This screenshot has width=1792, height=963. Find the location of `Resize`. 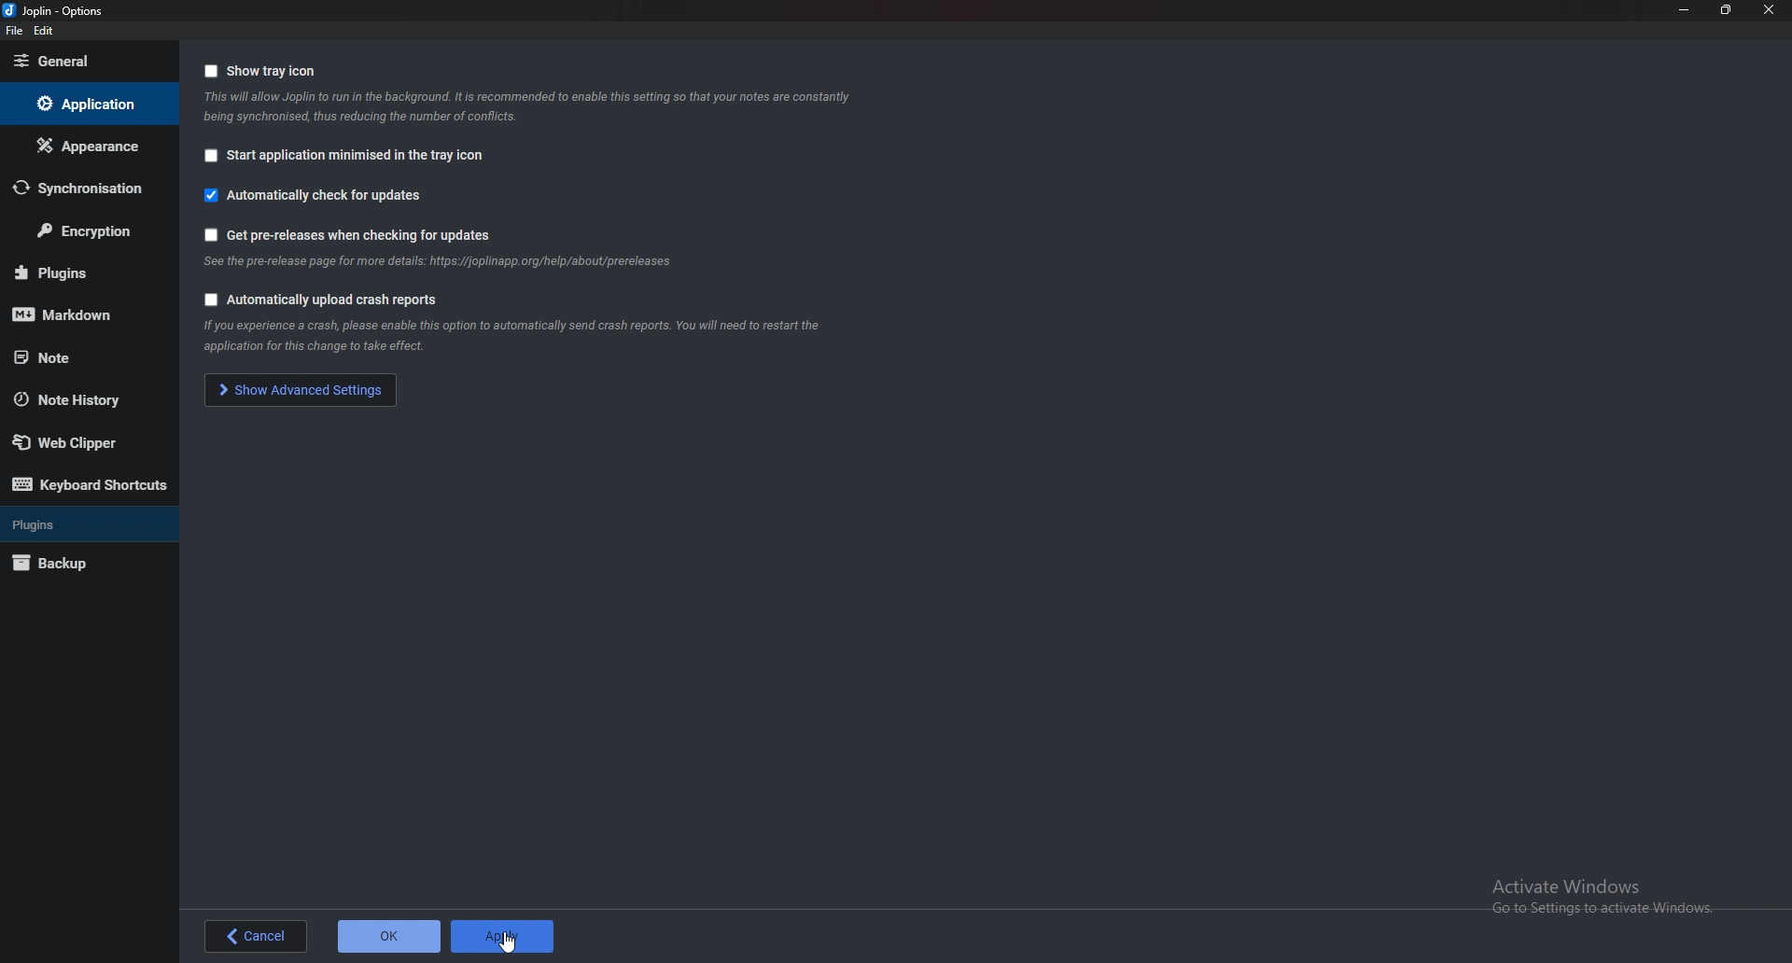

Resize is located at coordinates (1723, 10).